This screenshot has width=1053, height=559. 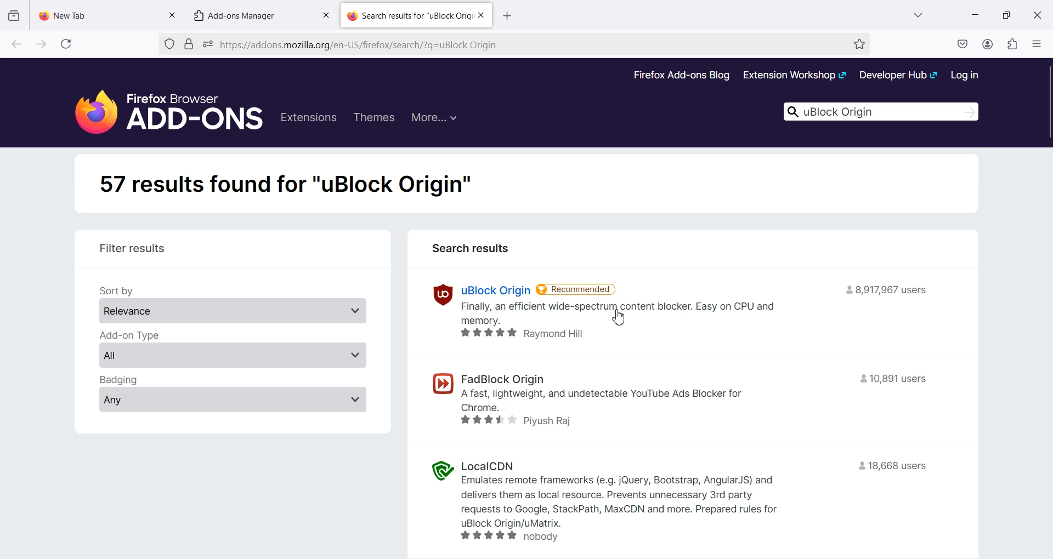 What do you see at coordinates (794, 75) in the screenshot?
I see `Extension Workshop` at bounding box center [794, 75].